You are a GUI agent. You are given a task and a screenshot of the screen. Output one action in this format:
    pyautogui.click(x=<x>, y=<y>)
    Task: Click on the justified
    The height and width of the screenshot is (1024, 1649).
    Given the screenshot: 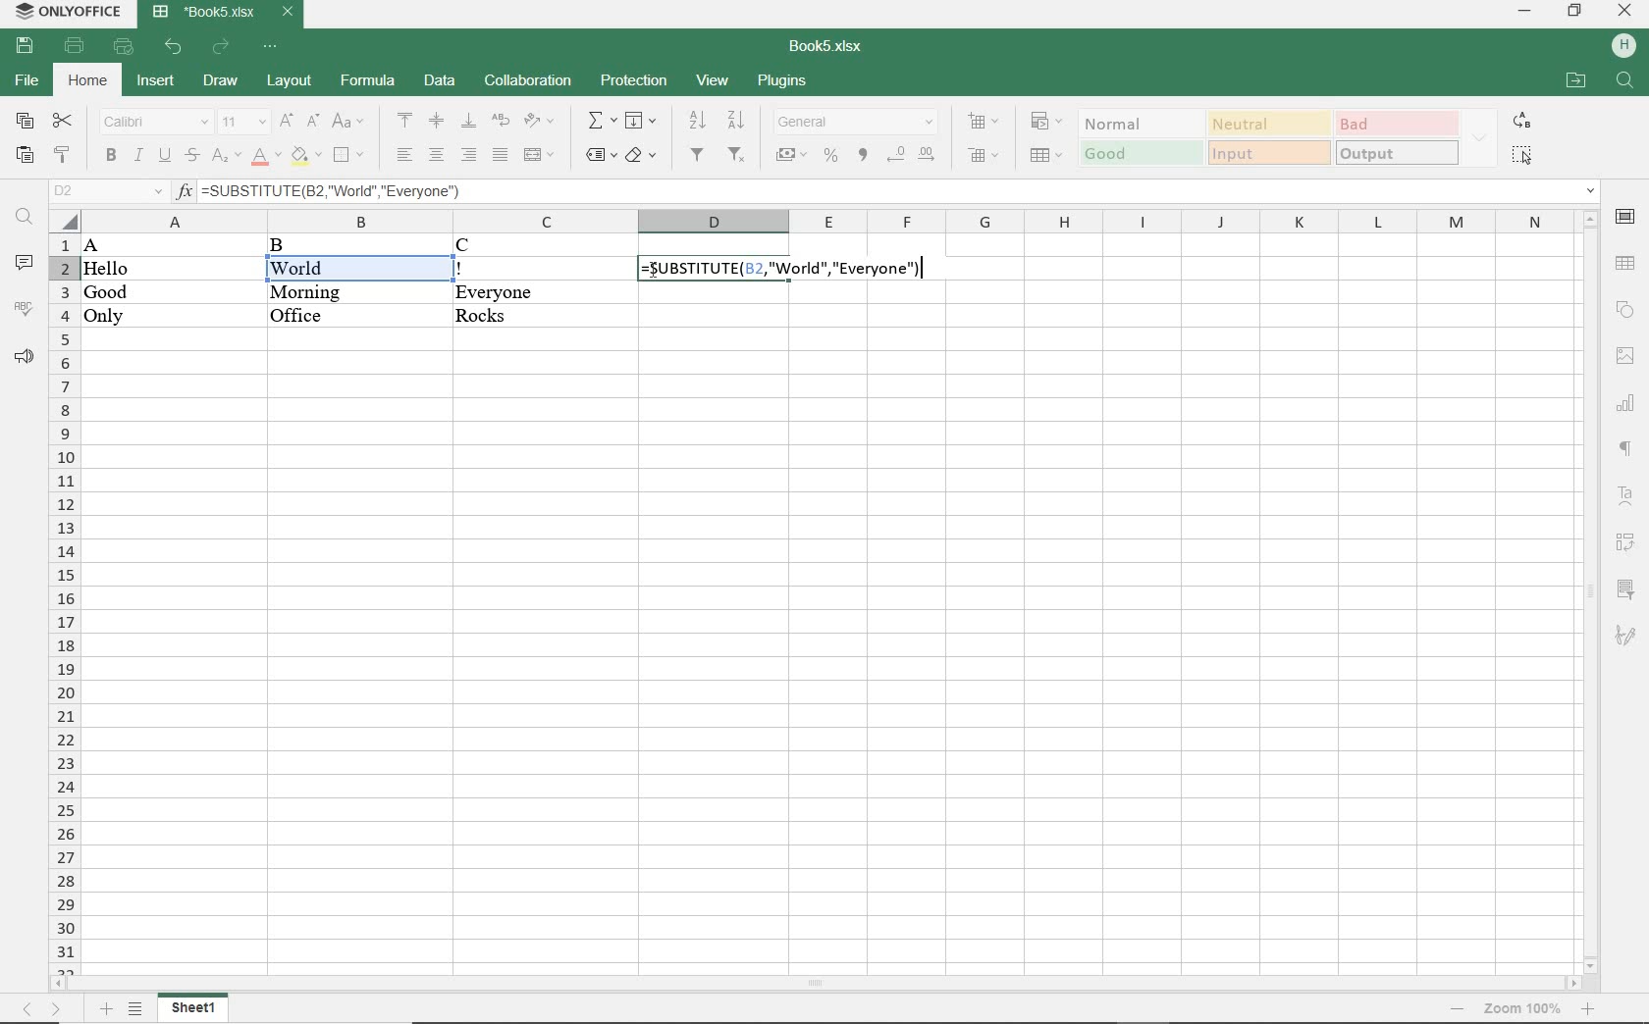 What is the action you would take?
    pyautogui.click(x=500, y=155)
    